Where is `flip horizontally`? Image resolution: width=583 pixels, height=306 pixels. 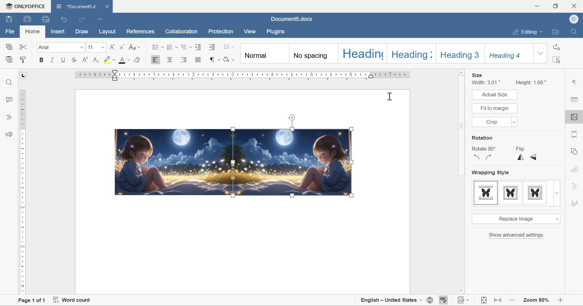
flip horizontally is located at coordinates (534, 157).